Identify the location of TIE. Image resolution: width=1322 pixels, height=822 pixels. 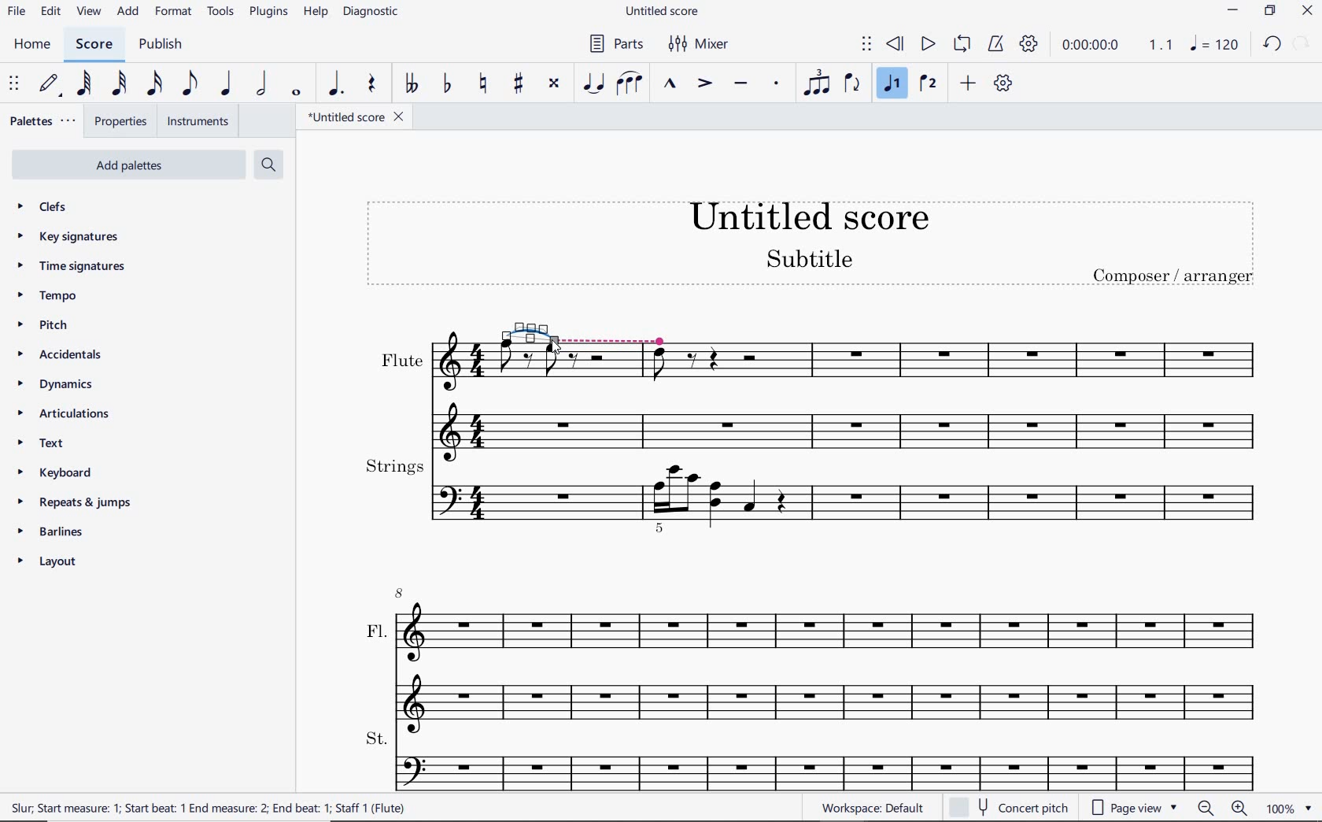
(593, 84).